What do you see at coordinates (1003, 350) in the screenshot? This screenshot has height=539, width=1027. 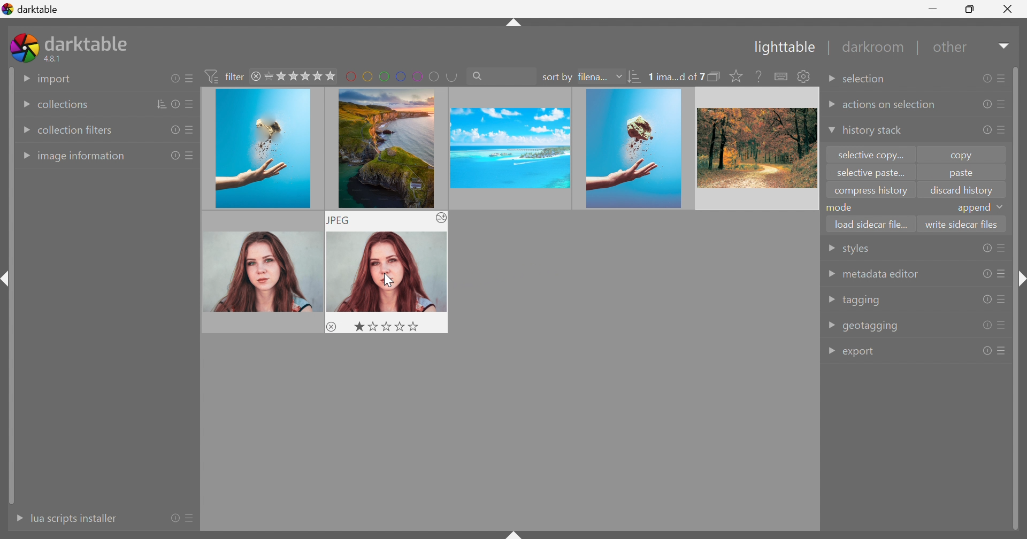 I see `presets` at bounding box center [1003, 350].